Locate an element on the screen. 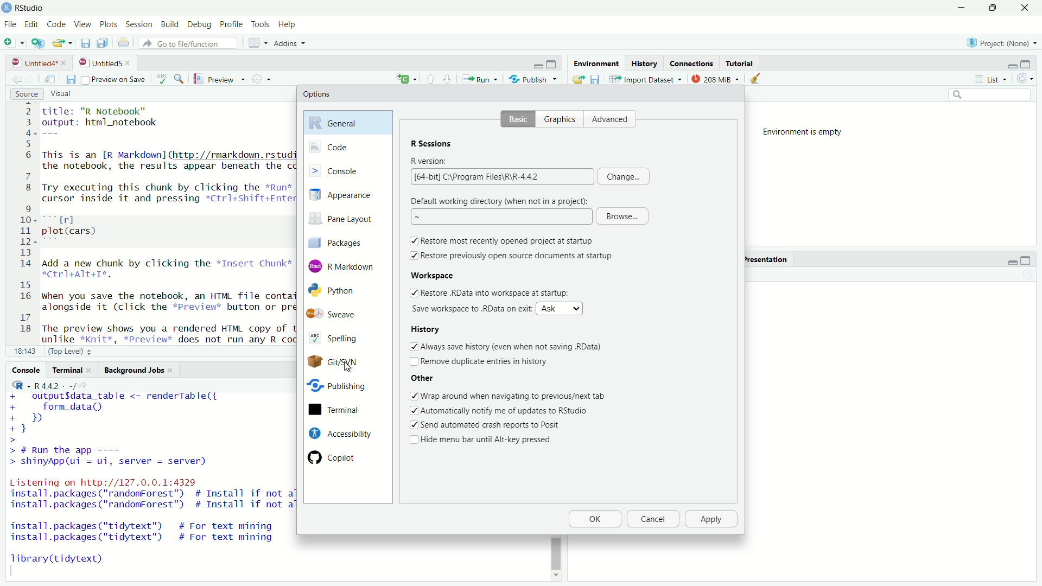 This screenshot has width=1042, height=586. maximize is located at coordinates (1028, 63).